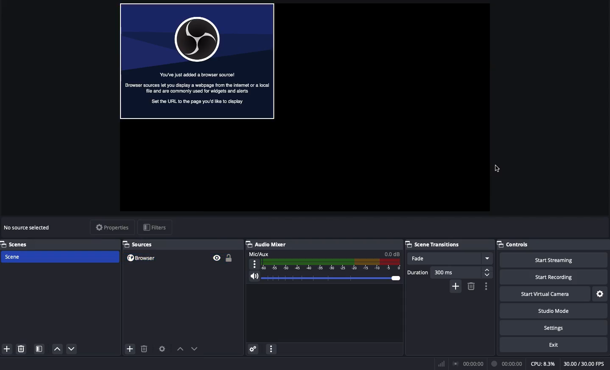  Describe the element at coordinates (217, 257) in the screenshot. I see `Visible` at that location.